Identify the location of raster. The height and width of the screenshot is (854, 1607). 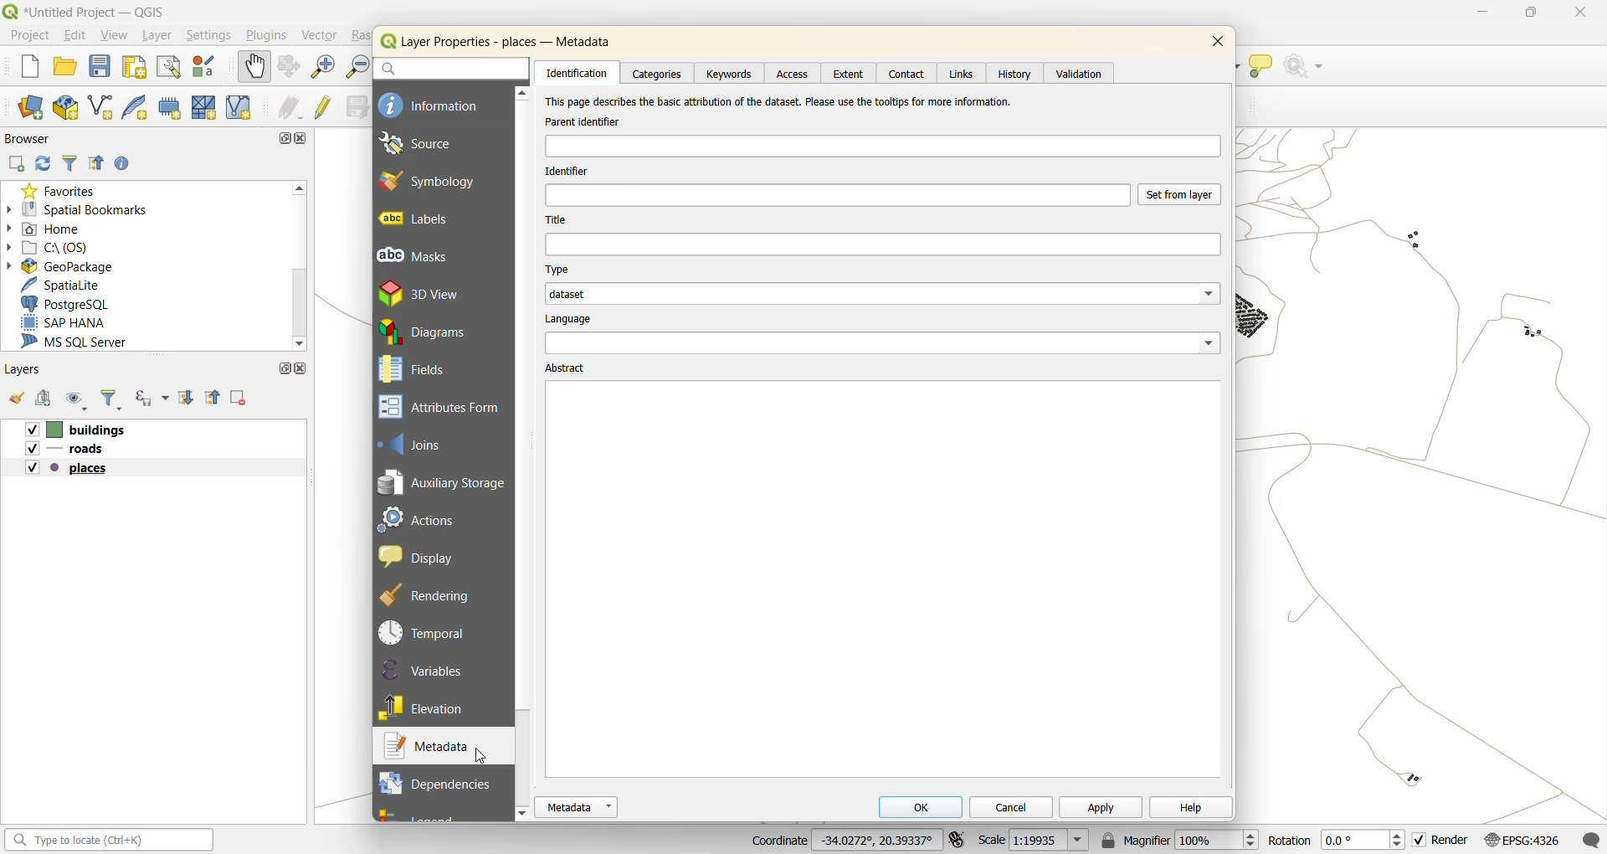
(362, 35).